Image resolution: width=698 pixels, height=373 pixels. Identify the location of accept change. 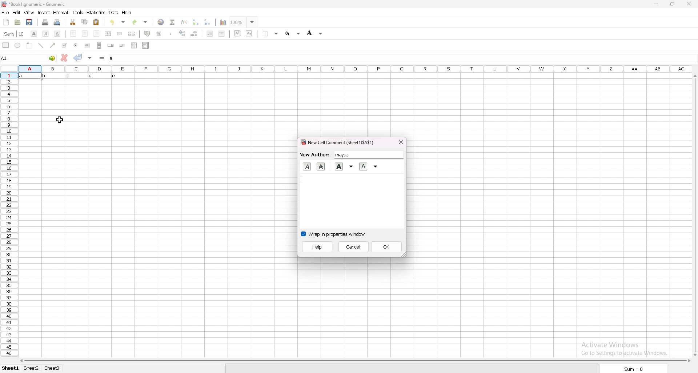
(78, 57).